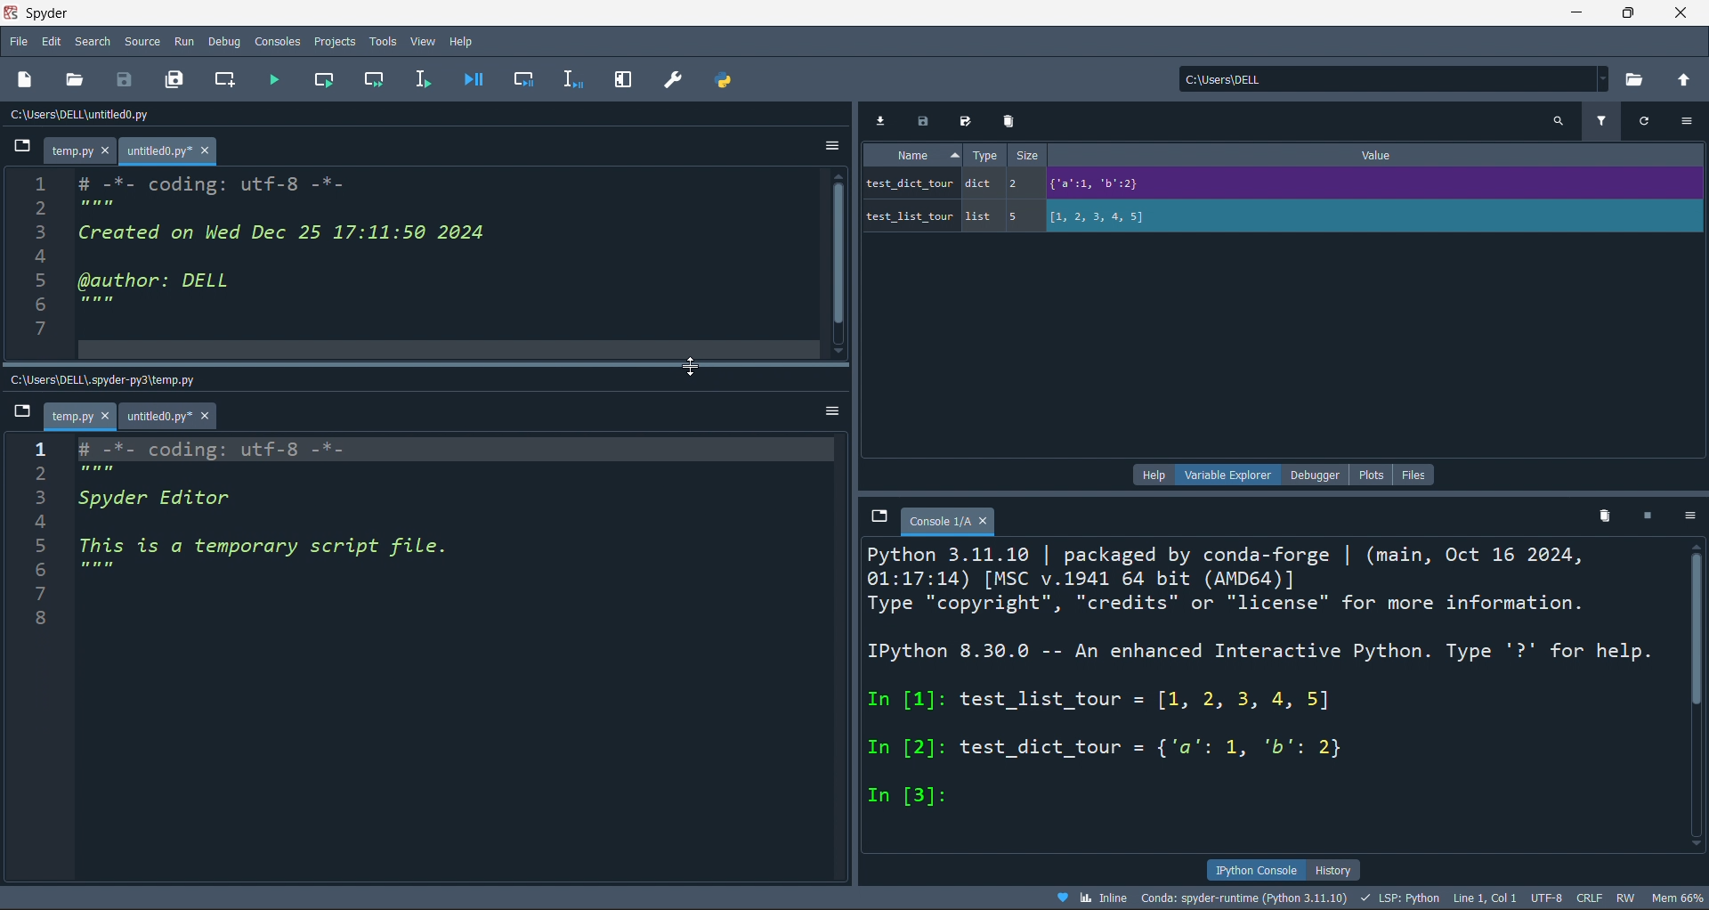 The width and height of the screenshot is (1709, 910). What do you see at coordinates (190, 181) in the screenshot?
I see `1 # -*- coding: utf-8 -*-` at bounding box center [190, 181].